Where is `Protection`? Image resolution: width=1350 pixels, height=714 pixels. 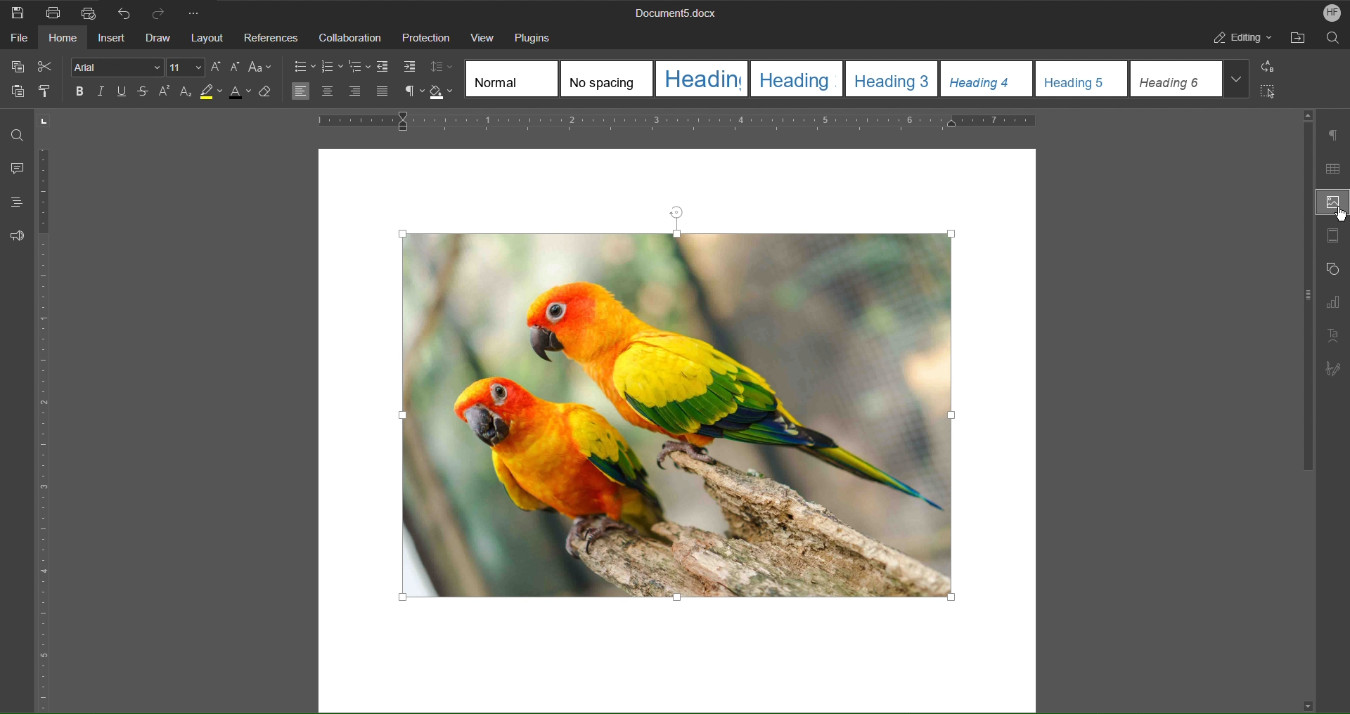 Protection is located at coordinates (426, 38).